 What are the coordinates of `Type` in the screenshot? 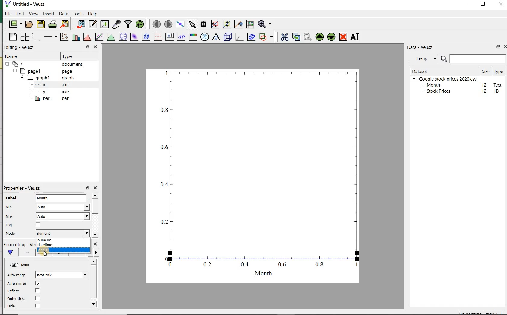 It's located at (75, 56).